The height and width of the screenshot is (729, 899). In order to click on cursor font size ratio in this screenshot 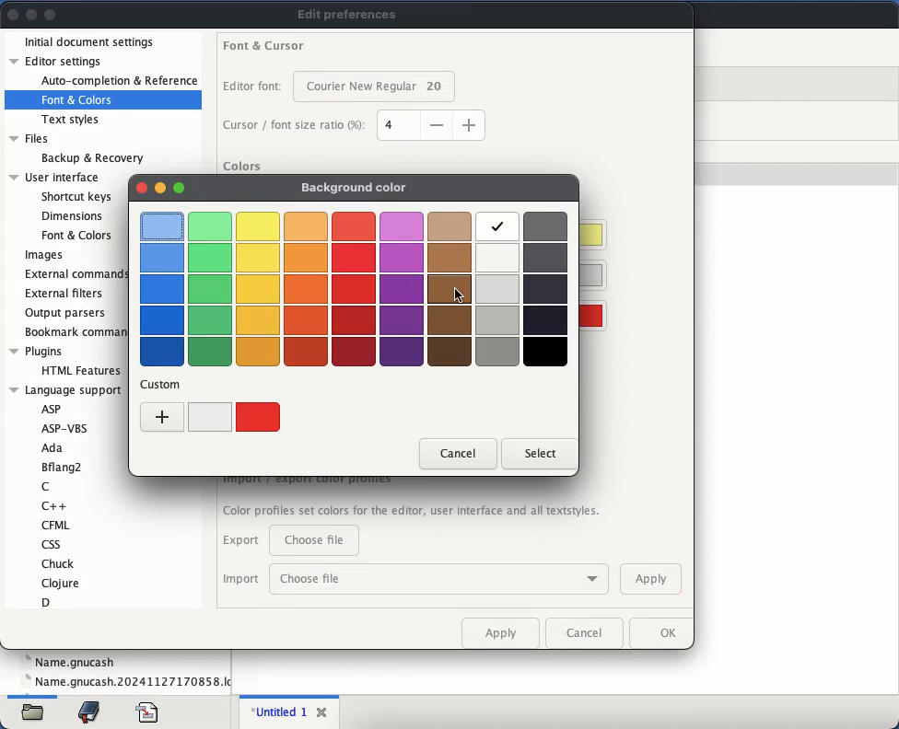, I will do `click(298, 126)`.